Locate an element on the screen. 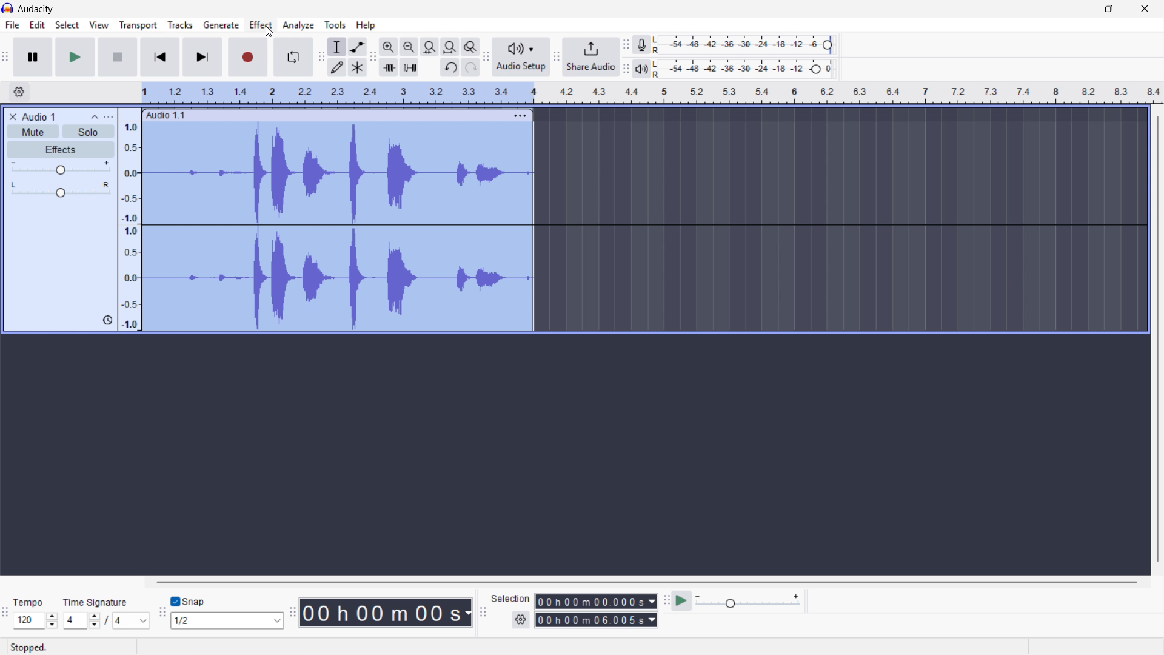 Image resolution: width=1164 pixels, height=655 pixels. Click to drag is located at coordinates (326, 115).